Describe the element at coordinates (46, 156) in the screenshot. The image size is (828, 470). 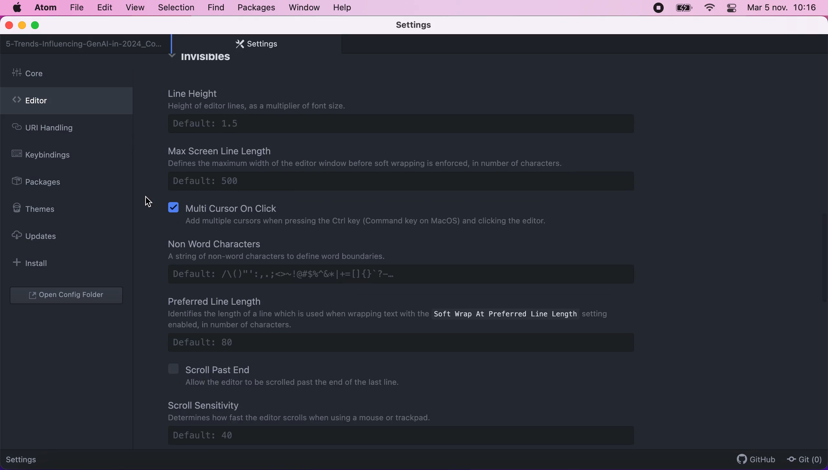
I see `keybindings` at that location.